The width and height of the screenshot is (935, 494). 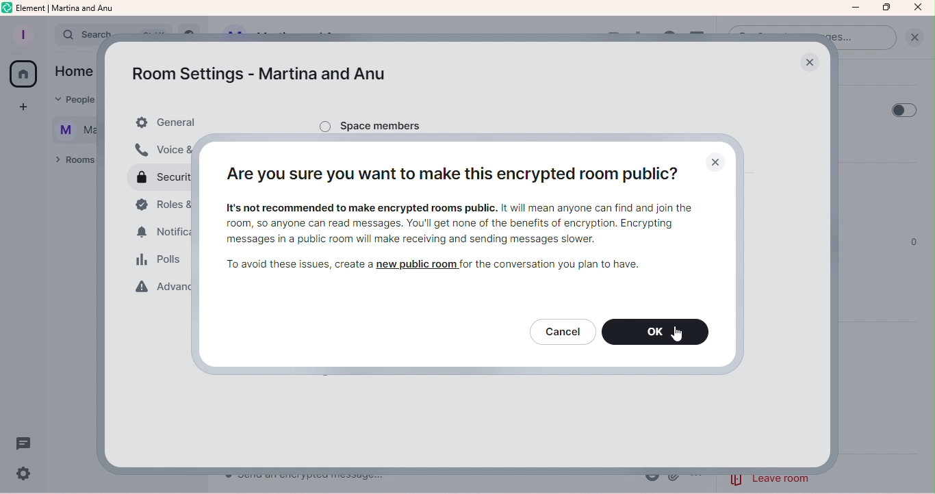 What do you see at coordinates (84, 32) in the screenshot?
I see `search` at bounding box center [84, 32].